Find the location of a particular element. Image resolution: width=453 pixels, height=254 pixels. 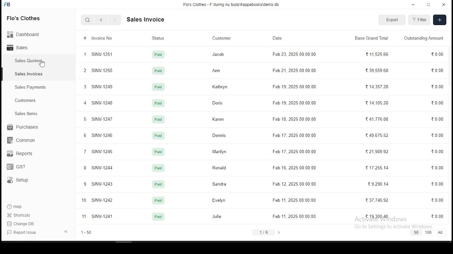

Dennis is located at coordinates (219, 134).